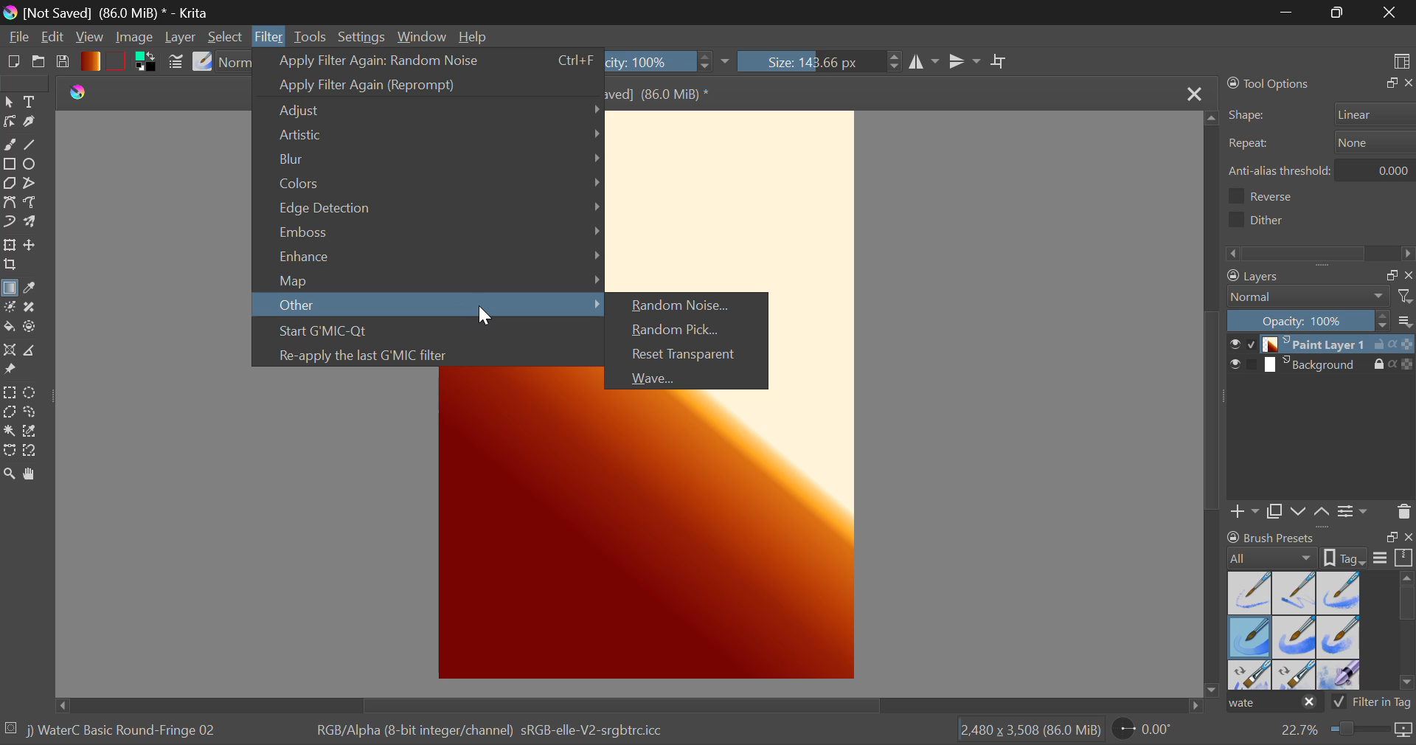 This screenshot has height=745, width=1416. What do you see at coordinates (428, 111) in the screenshot?
I see `Adjust` at bounding box center [428, 111].